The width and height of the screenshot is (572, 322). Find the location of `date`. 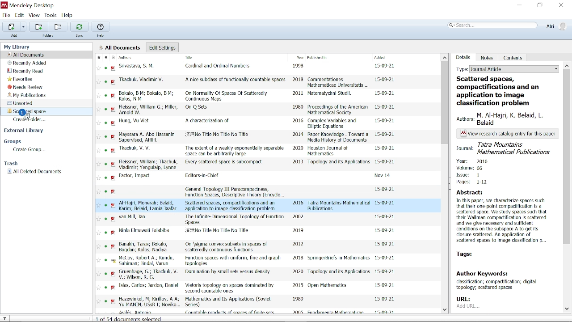

date is located at coordinates (385, 285).